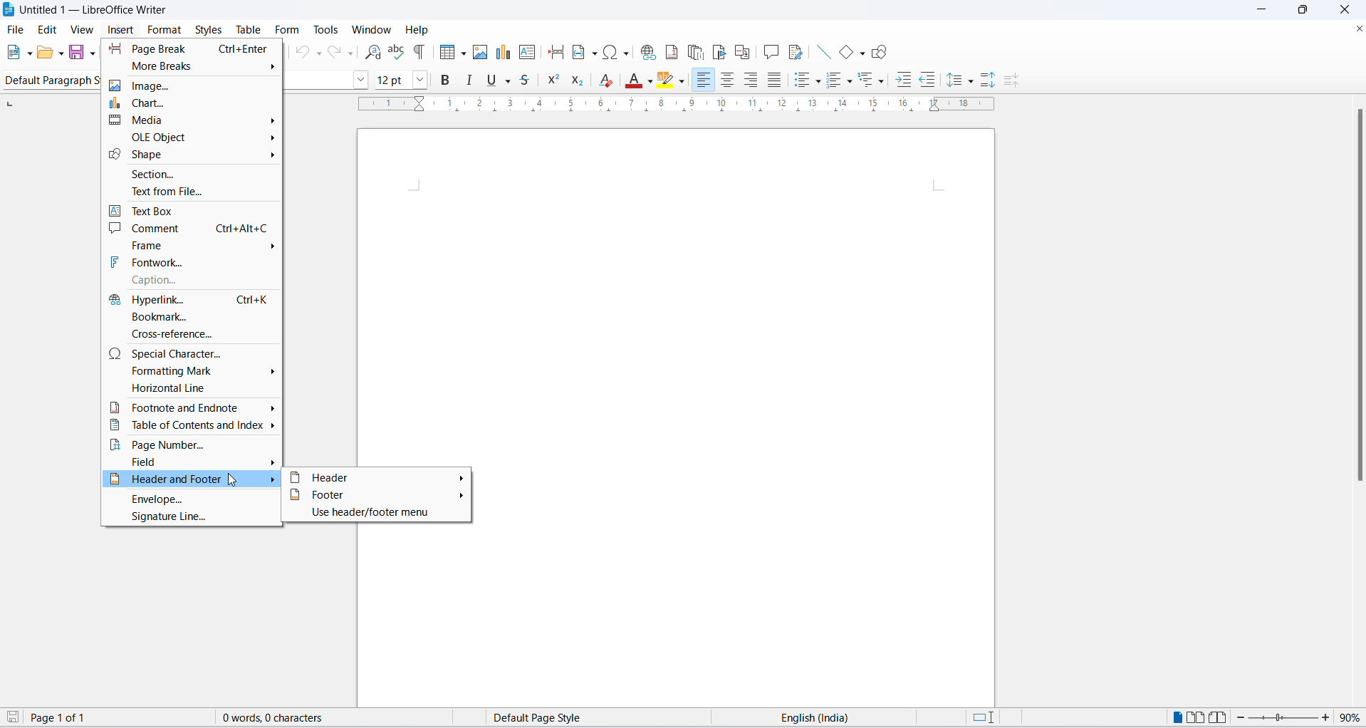 This screenshot has height=728, width=1366. I want to click on insert image, so click(481, 53).